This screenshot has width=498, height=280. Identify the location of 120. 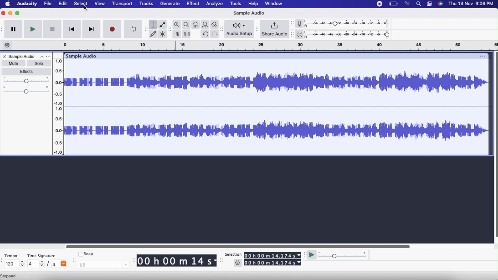
(15, 264).